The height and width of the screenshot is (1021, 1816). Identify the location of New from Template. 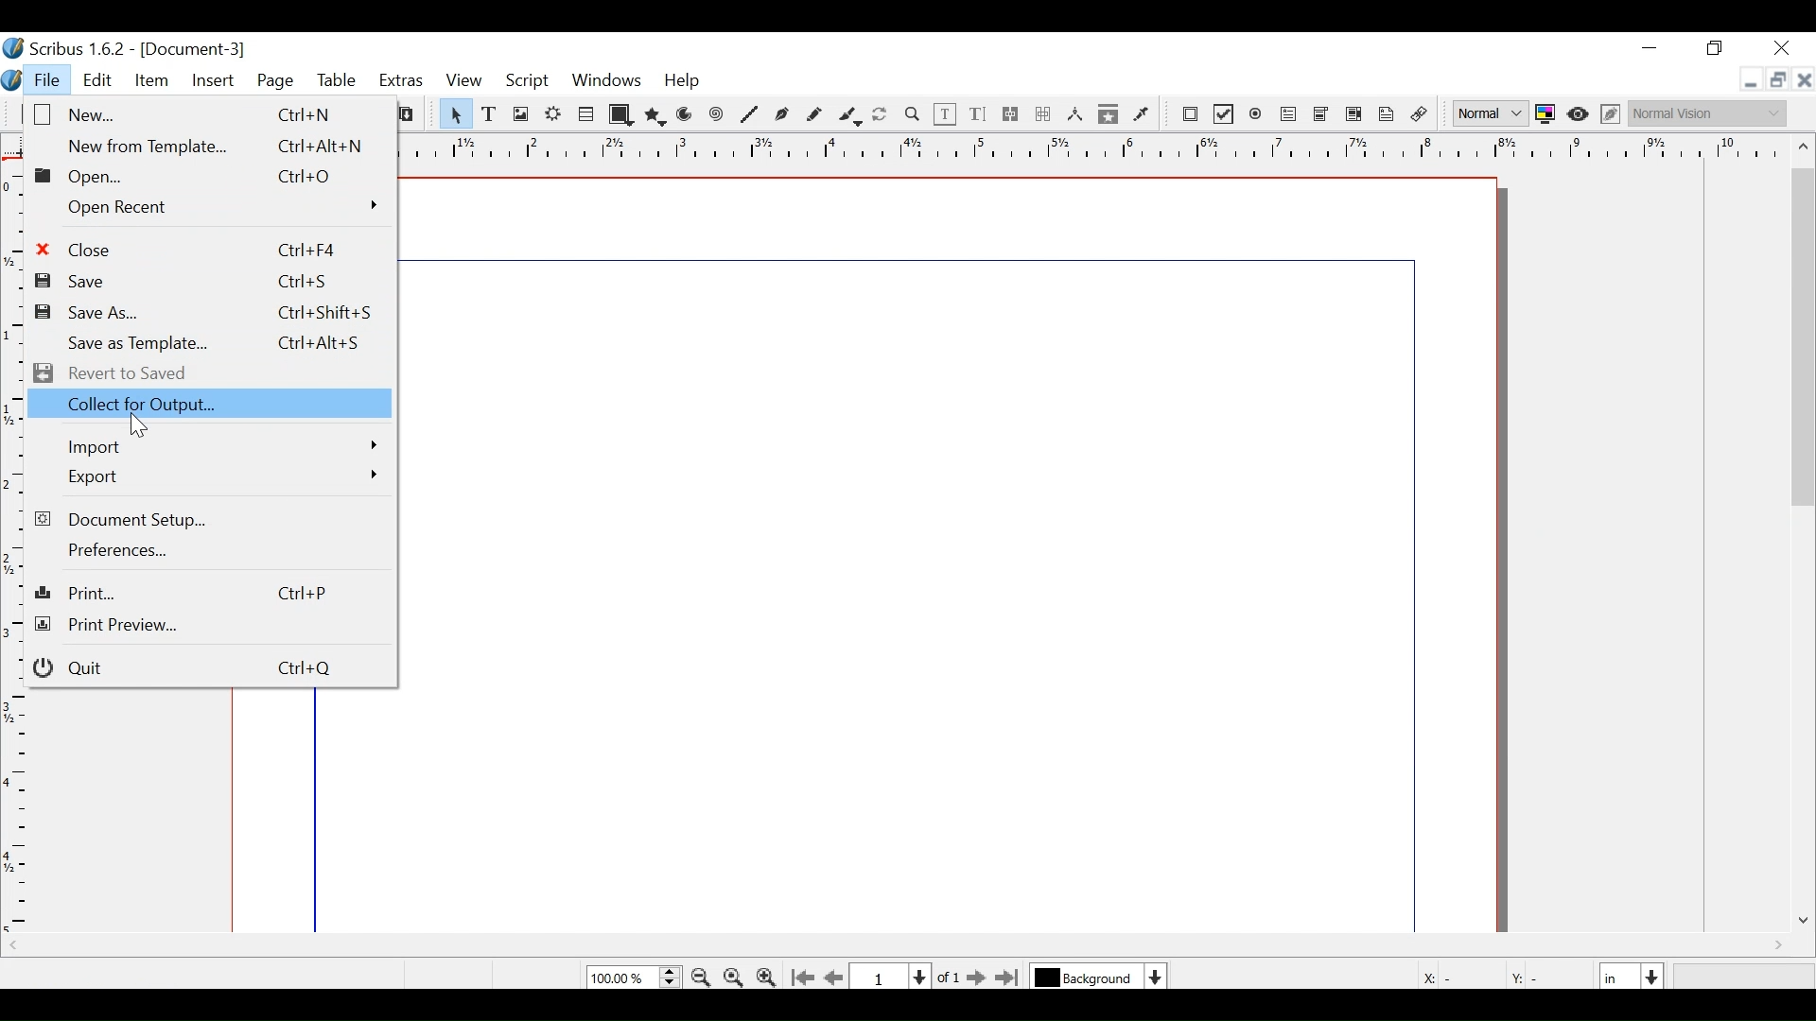
(213, 145).